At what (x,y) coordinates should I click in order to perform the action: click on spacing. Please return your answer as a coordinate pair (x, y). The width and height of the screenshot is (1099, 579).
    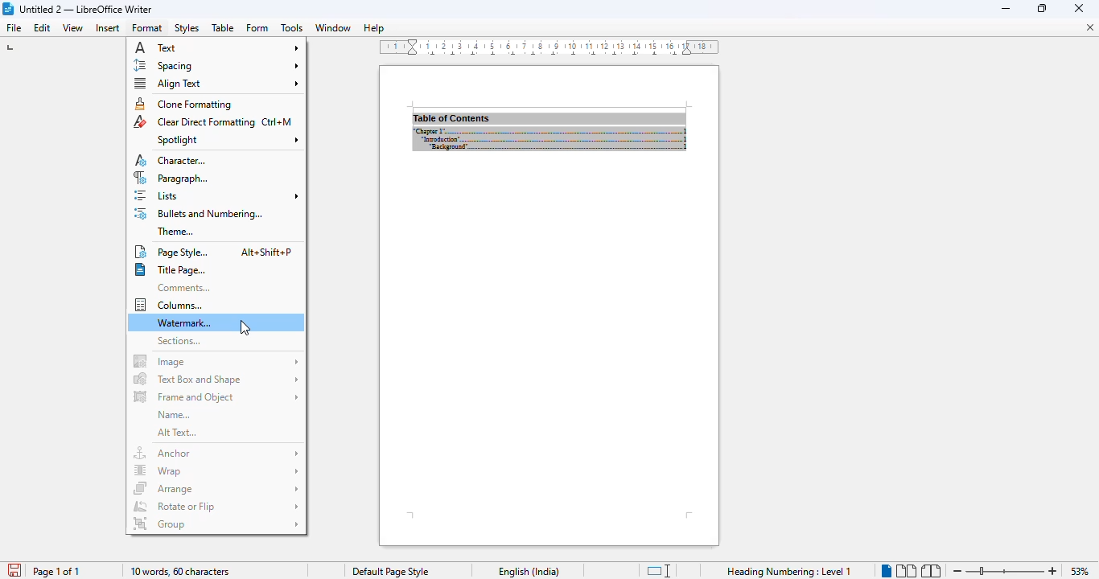
    Looking at the image, I should click on (217, 65).